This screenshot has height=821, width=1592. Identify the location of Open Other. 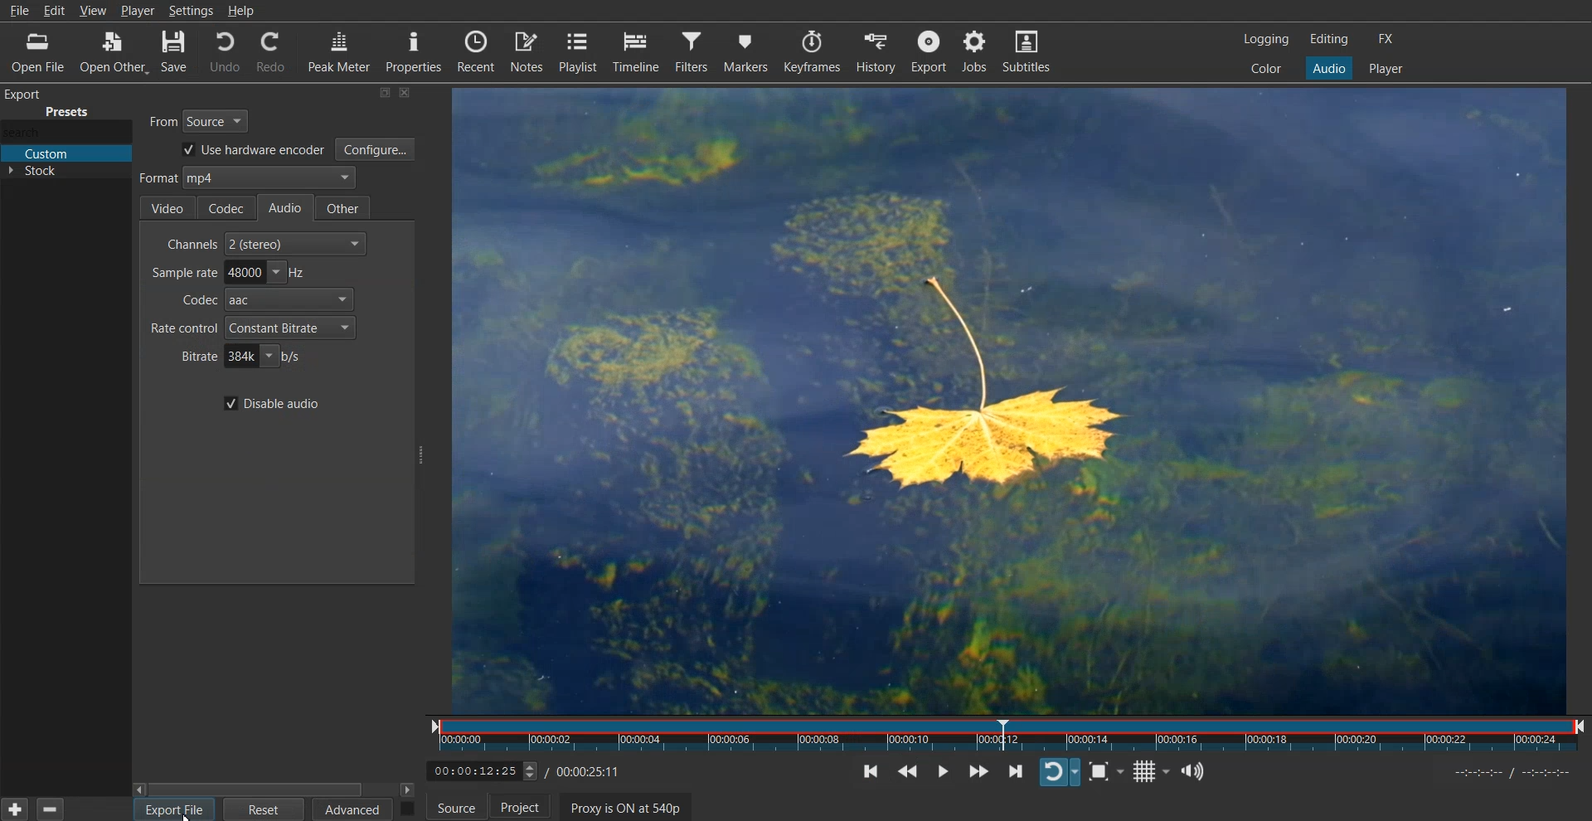
(109, 54).